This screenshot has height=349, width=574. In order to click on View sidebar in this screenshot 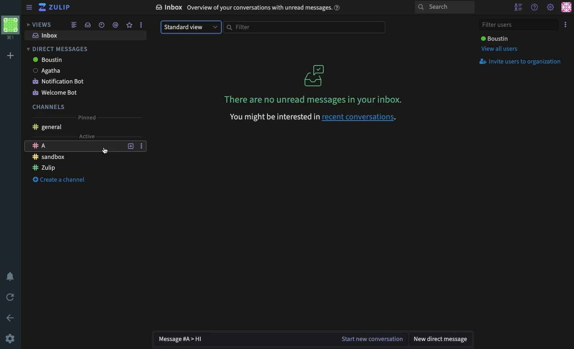, I will do `click(30, 8)`.